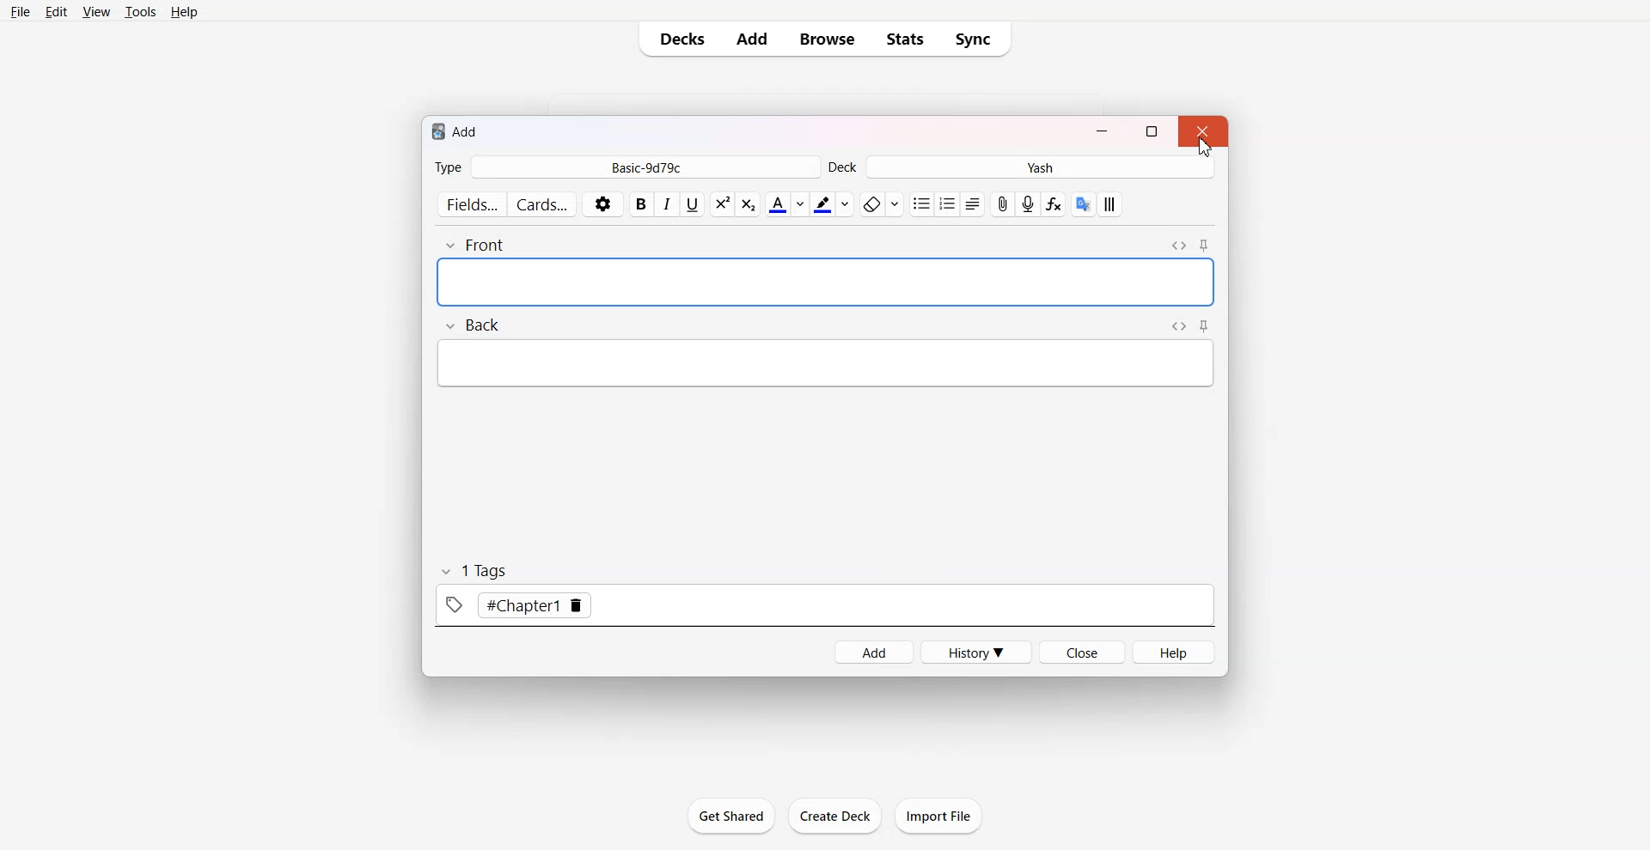 The width and height of the screenshot is (1650, 850). I want to click on Superscript, so click(749, 204).